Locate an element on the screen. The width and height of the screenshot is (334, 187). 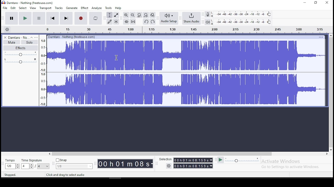
 is located at coordinates (157, 164).